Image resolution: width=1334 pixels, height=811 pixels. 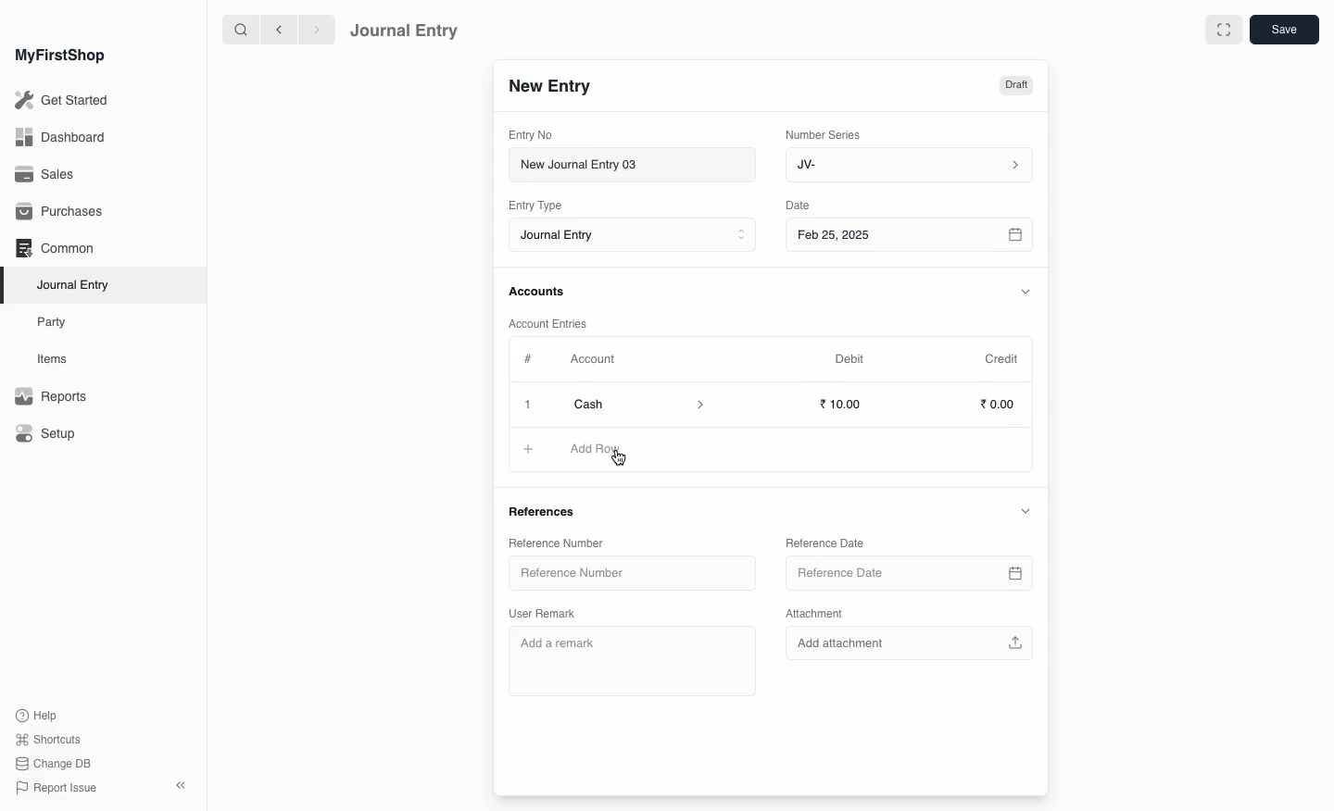 I want to click on User Remark, so click(x=549, y=614).